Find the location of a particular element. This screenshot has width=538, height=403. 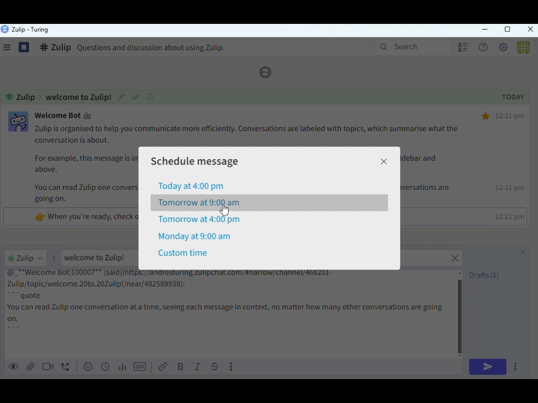

Schedule is located at coordinates (106, 367).